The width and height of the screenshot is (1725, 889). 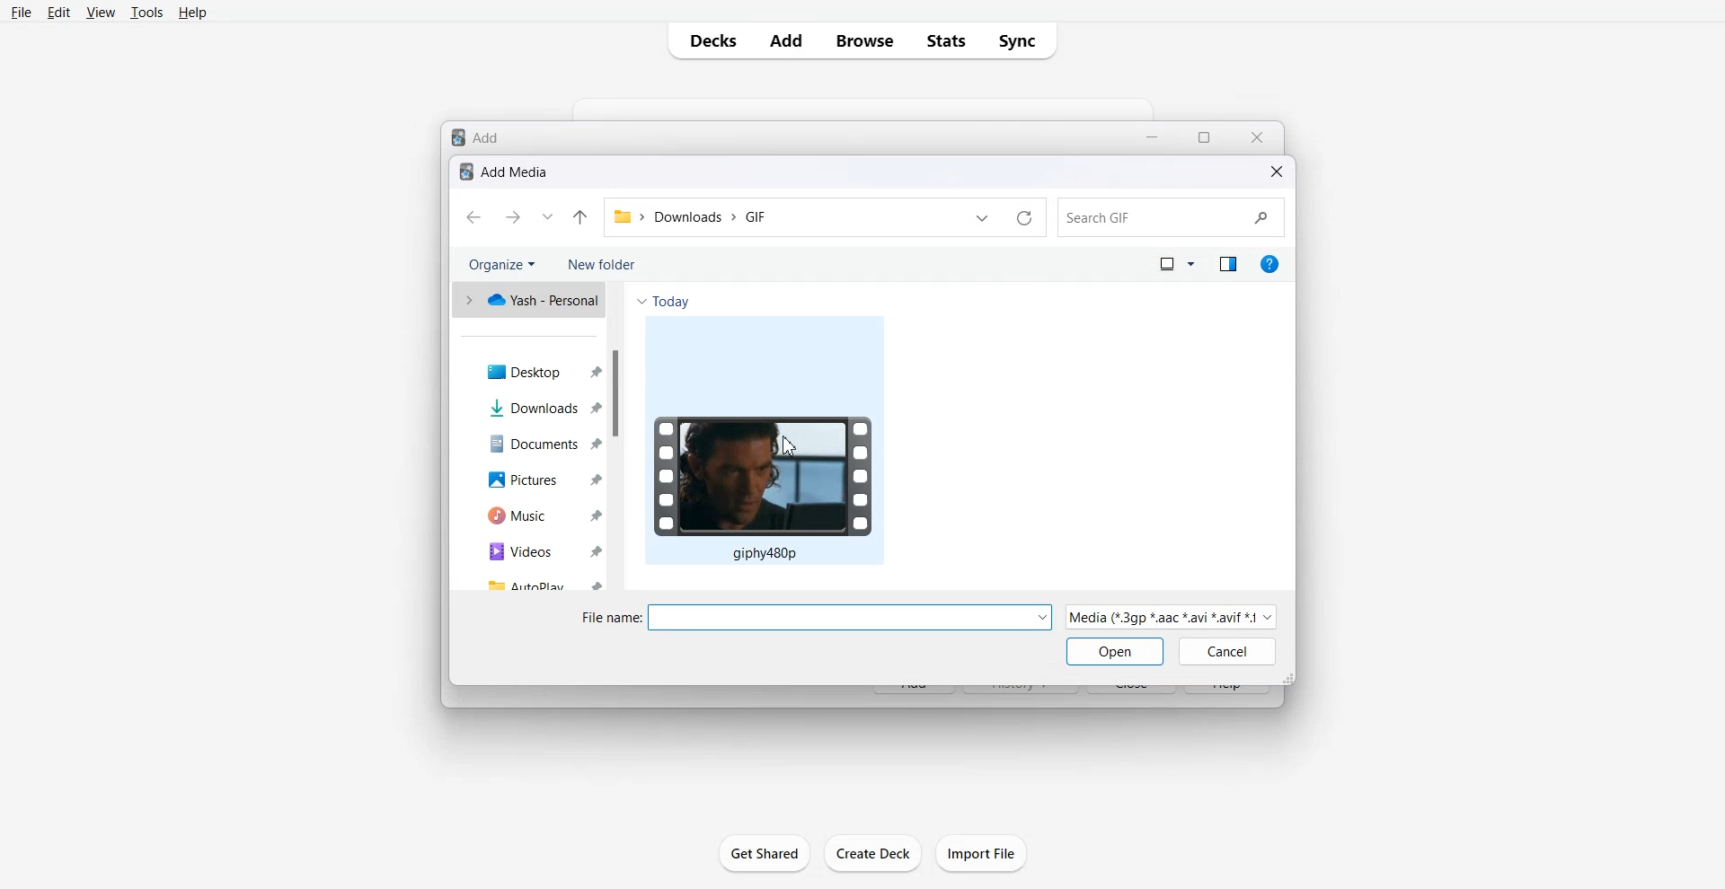 I want to click on Add, so click(x=784, y=40).